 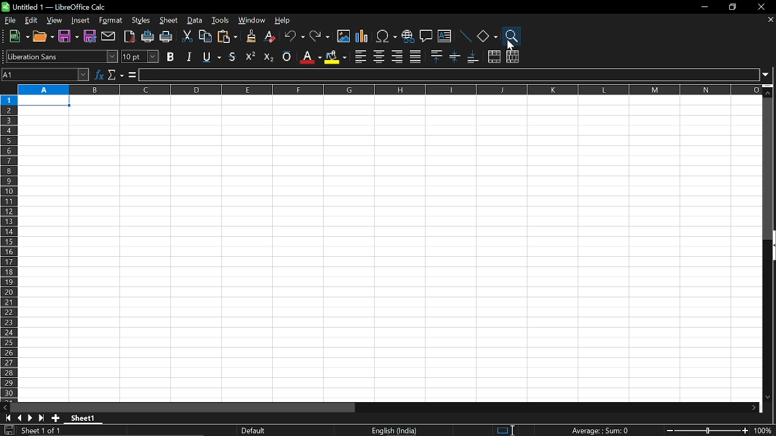 What do you see at coordinates (5, 406) in the screenshot?
I see `move left` at bounding box center [5, 406].